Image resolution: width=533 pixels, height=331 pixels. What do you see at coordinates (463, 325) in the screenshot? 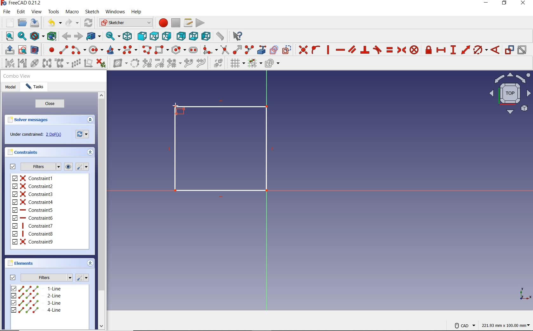
I see `CAD Navigation style` at bounding box center [463, 325].